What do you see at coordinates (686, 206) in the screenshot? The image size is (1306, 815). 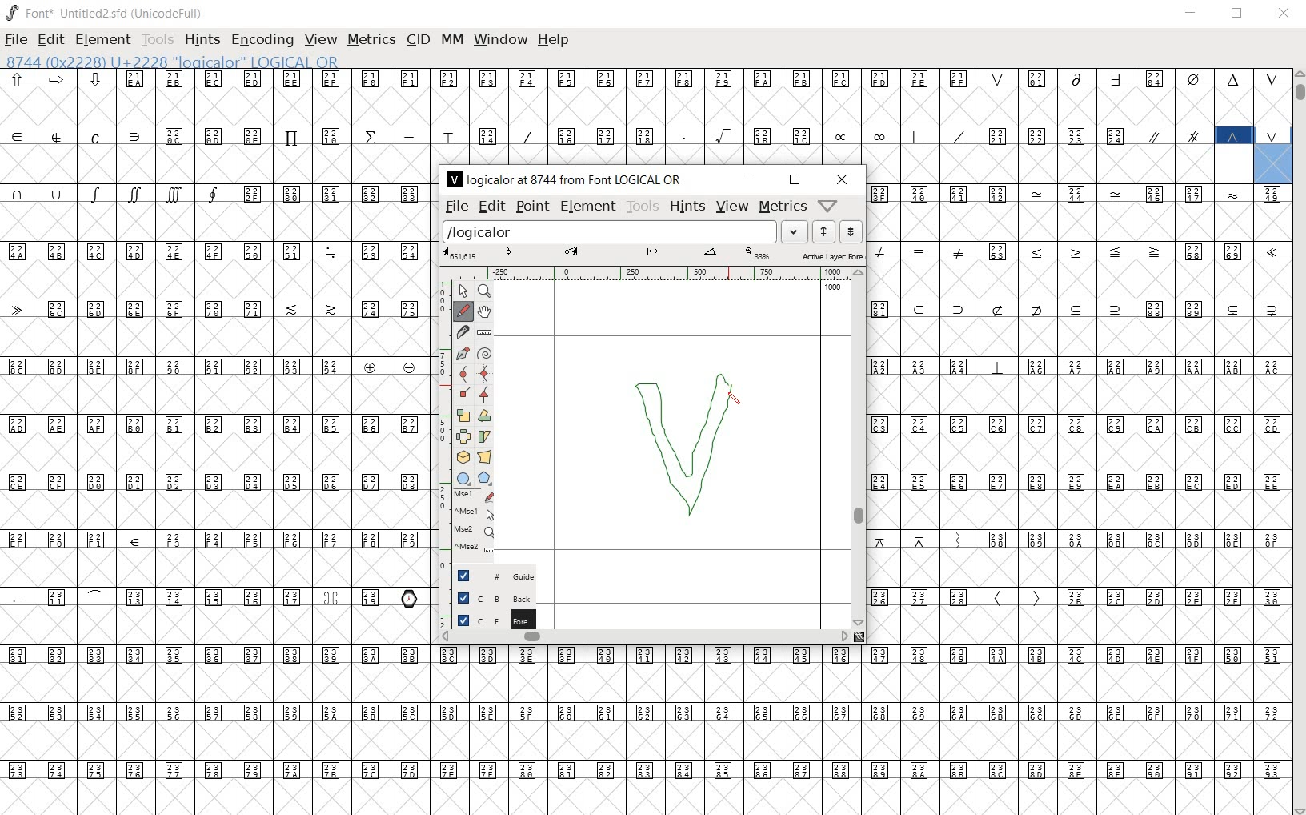 I see `hints` at bounding box center [686, 206].